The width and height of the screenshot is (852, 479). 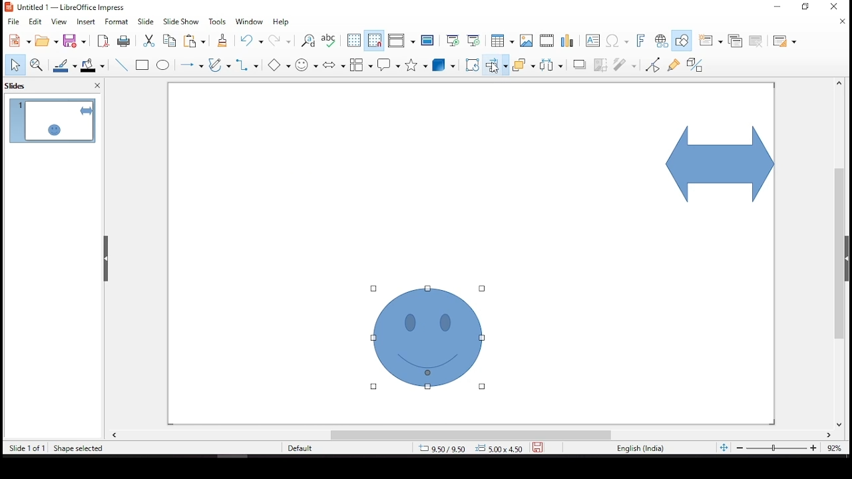 I want to click on open, so click(x=47, y=41).